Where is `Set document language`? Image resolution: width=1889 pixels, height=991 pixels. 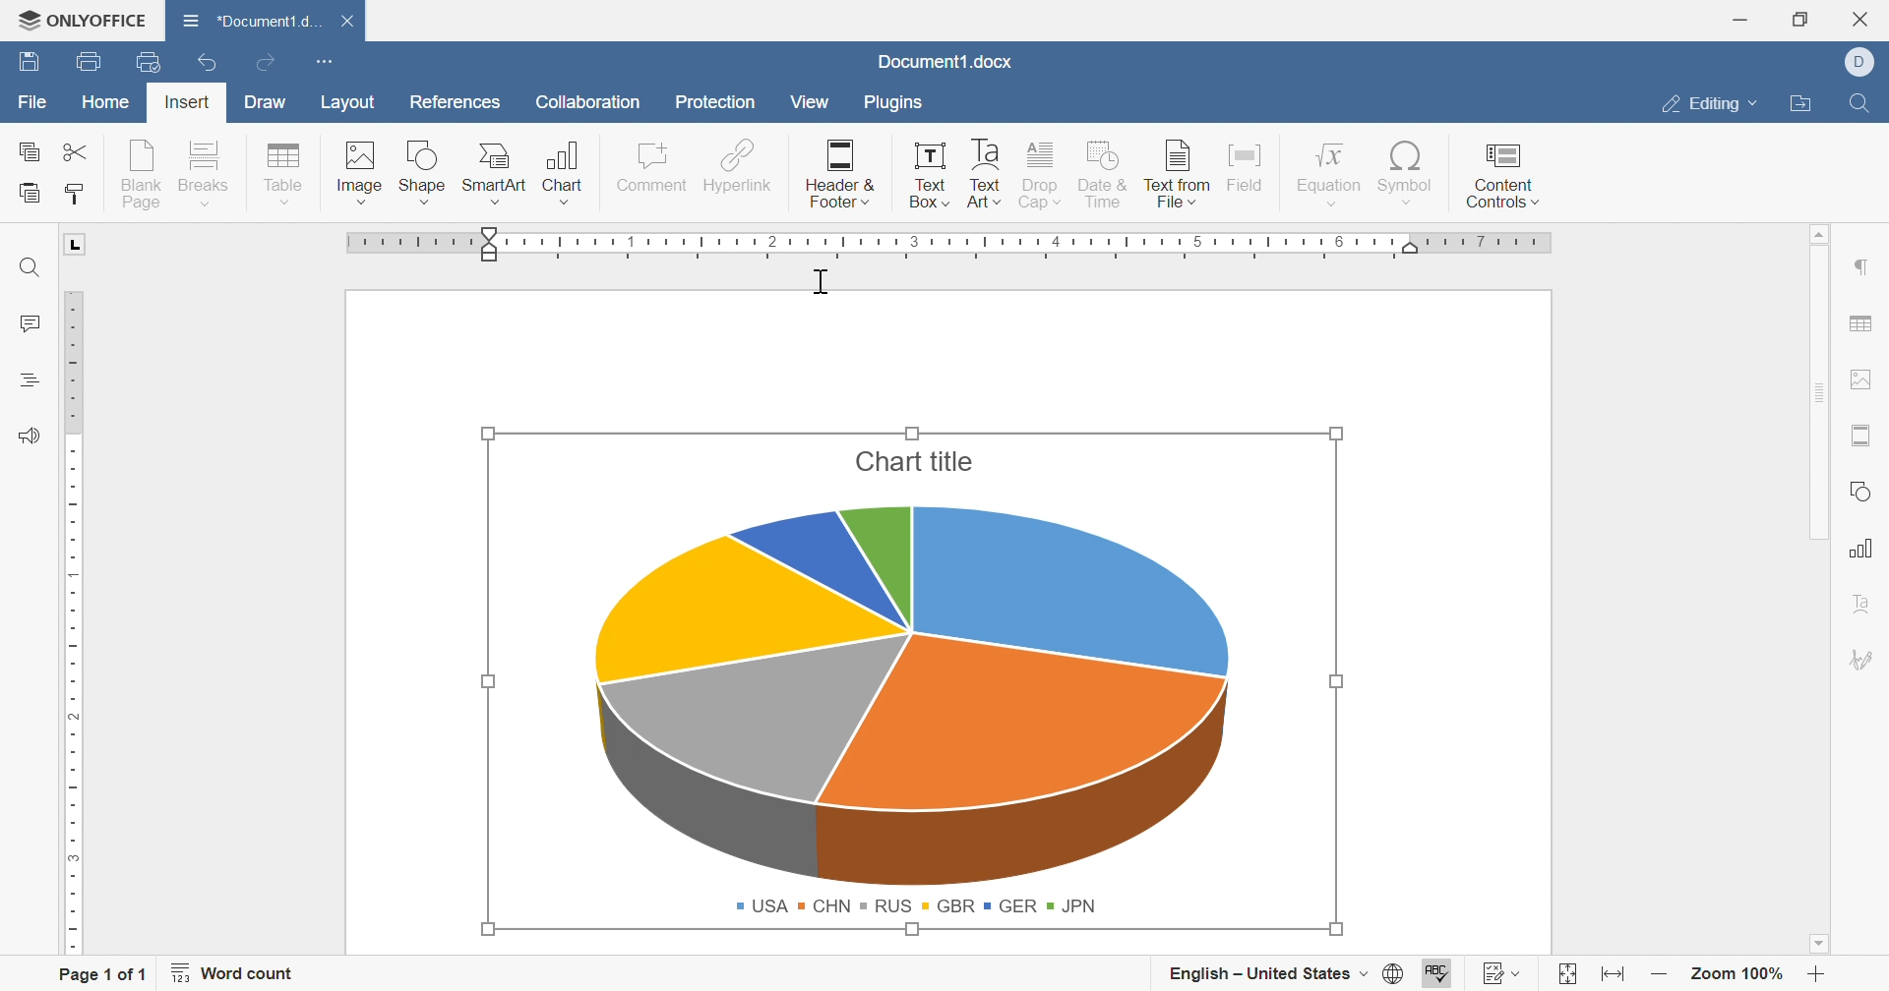 Set document language is located at coordinates (1394, 972).